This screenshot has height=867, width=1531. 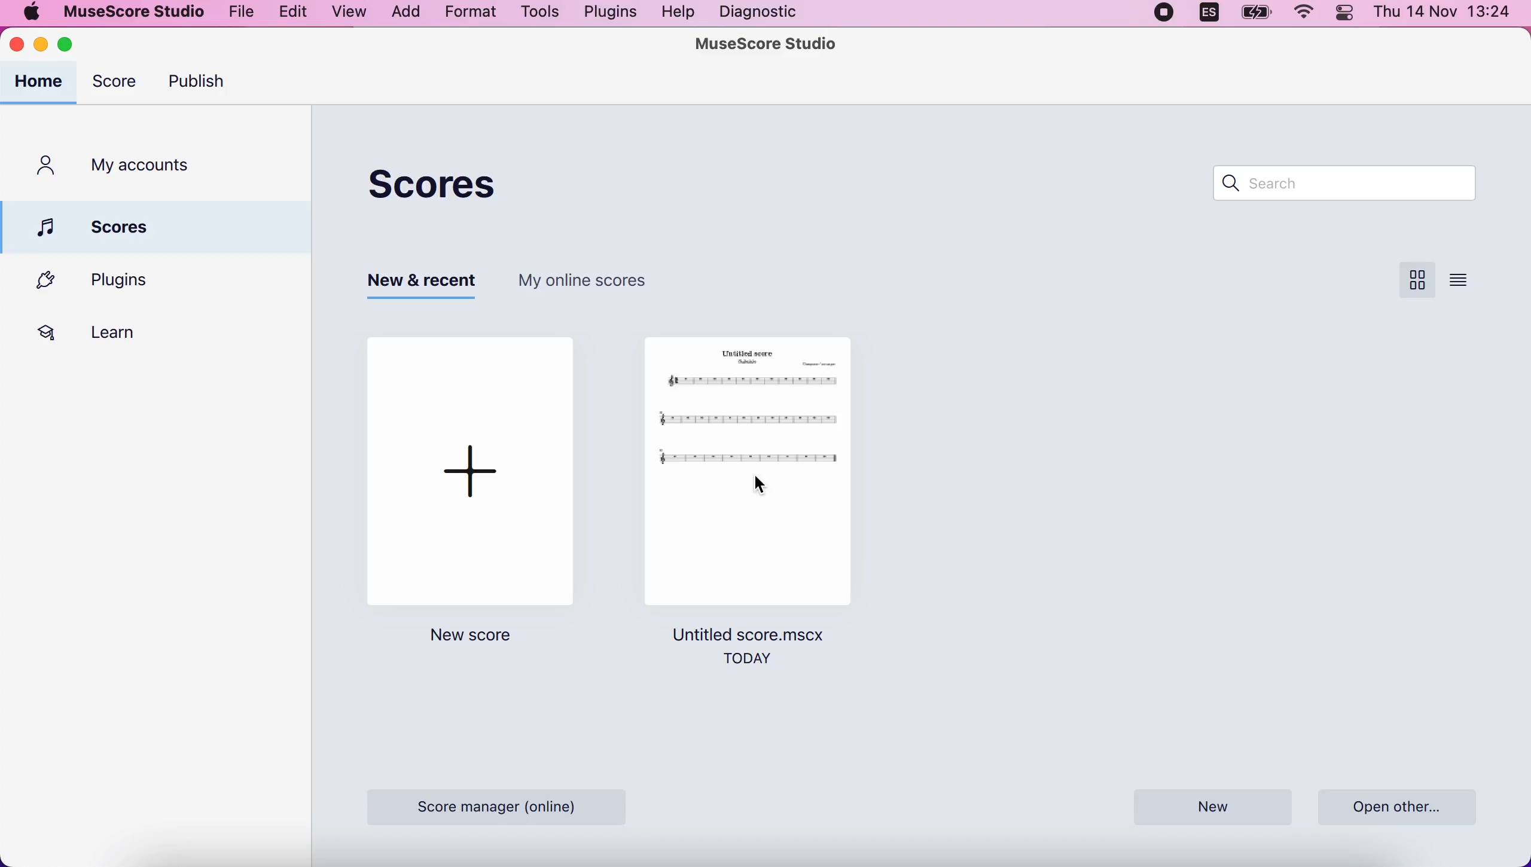 I want to click on scores, so click(x=157, y=227).